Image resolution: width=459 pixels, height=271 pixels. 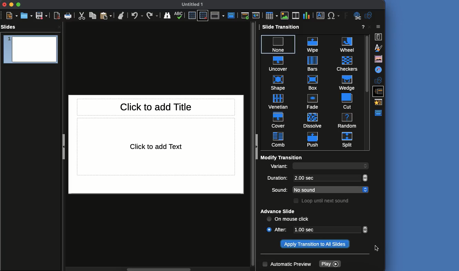 What do you see at coordinates (6, 4) in the screenshot?
I see `Close` at bounding box center [6, 4].